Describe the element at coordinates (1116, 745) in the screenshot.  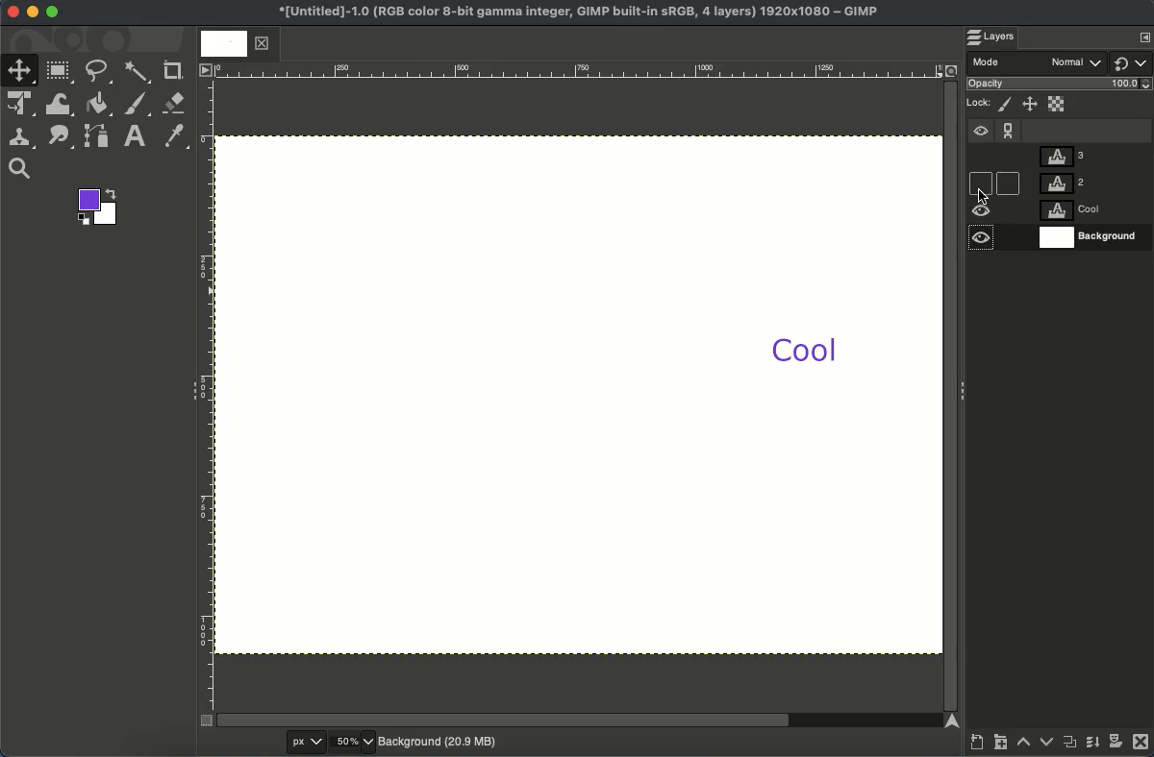
I see `Add a mask` at that location.